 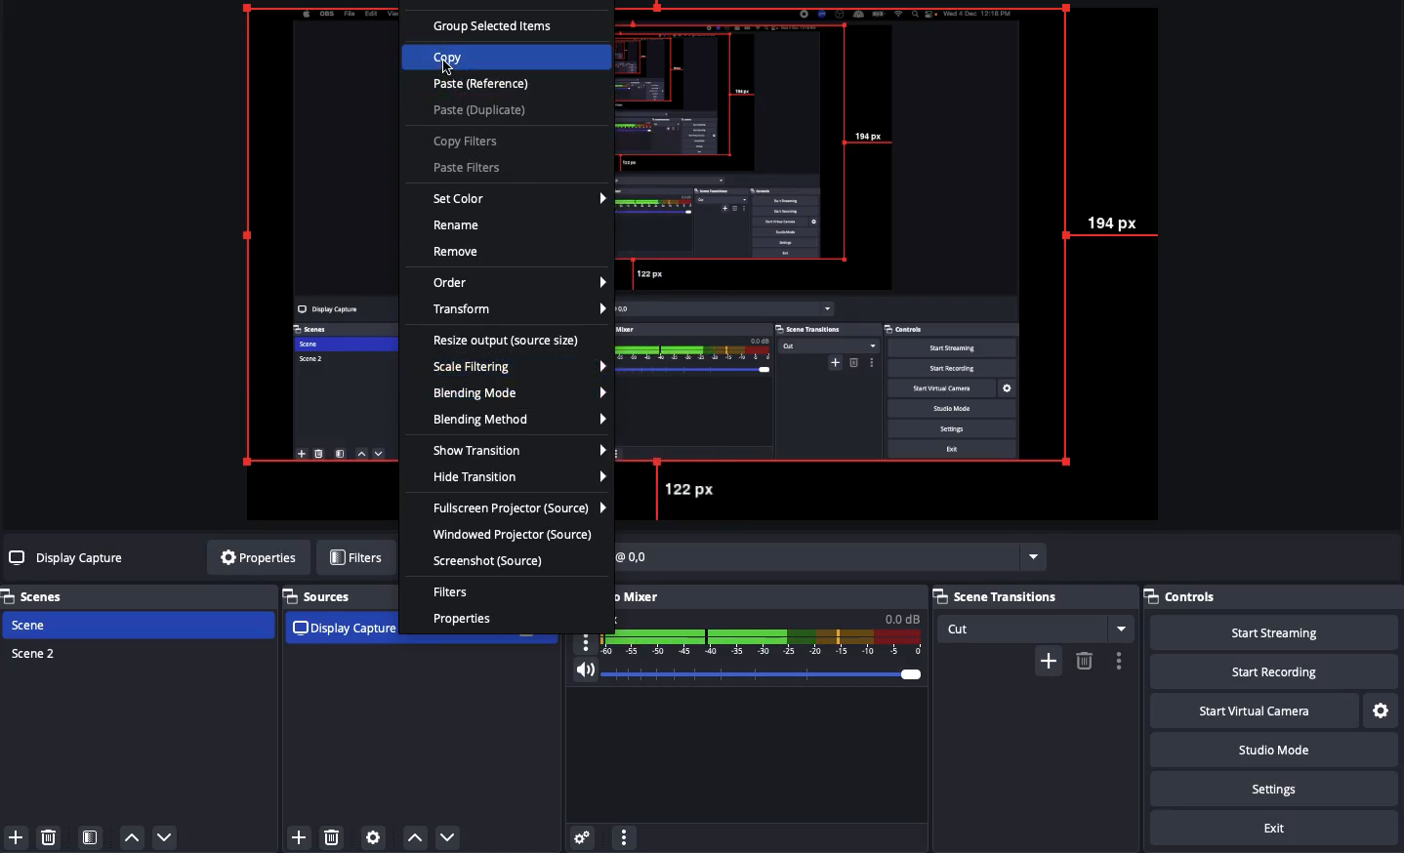 I want to click on Order, so click(x=519, y=283).